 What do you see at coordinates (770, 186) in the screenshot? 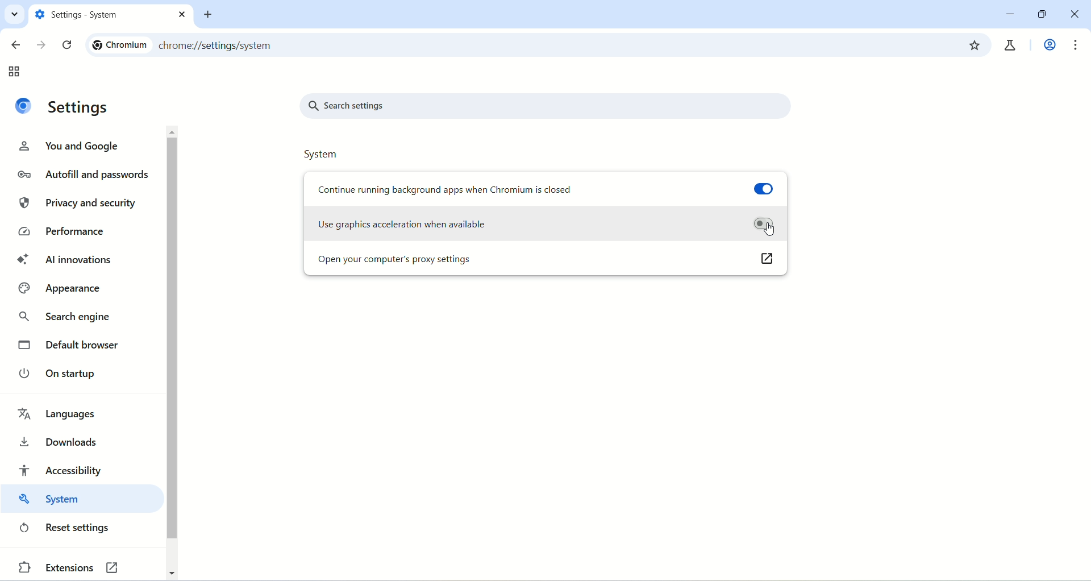
I see `toggle button` at bounding box center [770, 186].